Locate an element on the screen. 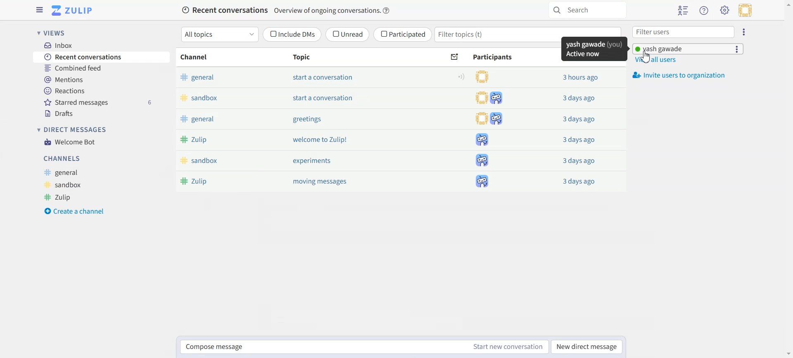  Search is located at coordinates (586, 11).